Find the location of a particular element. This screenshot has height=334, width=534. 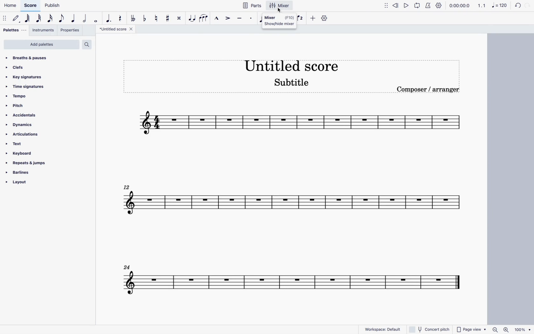

palettes is located at coordinates (15, 31).